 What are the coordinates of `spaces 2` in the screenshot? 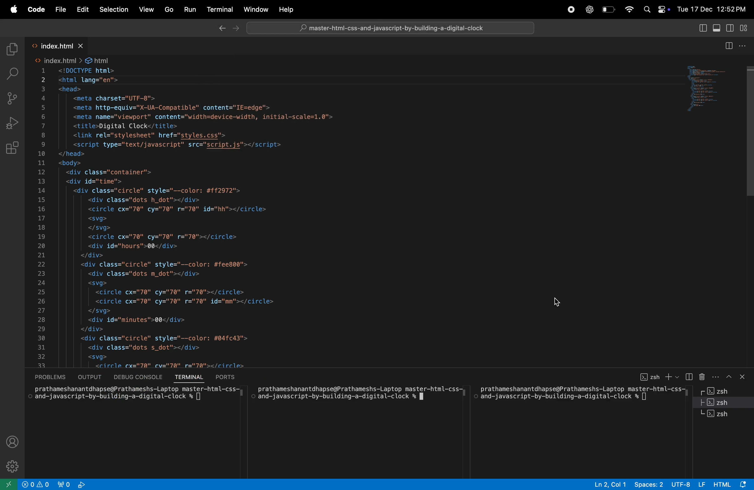 It's located at (649, 484).